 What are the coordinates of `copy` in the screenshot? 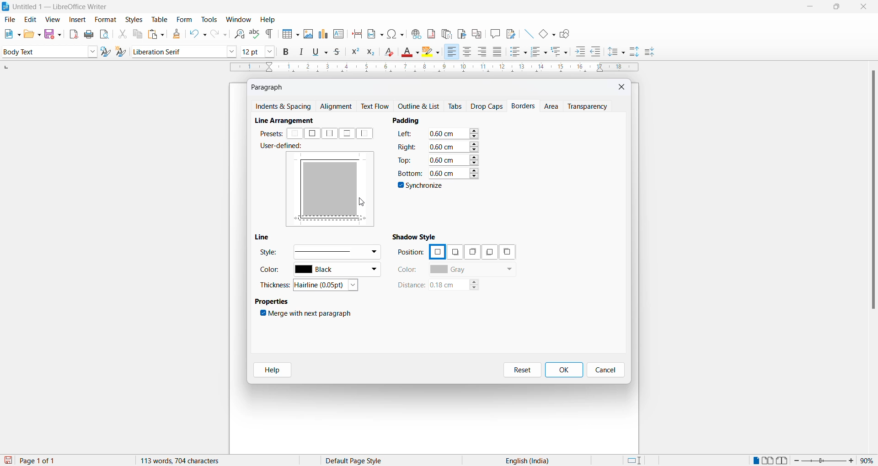 It's located at (136, 34).